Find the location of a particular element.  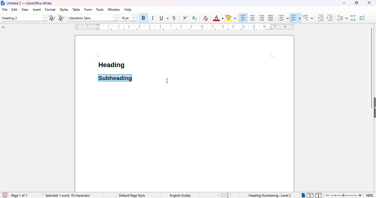

edit is located at coordinates (15, 9).